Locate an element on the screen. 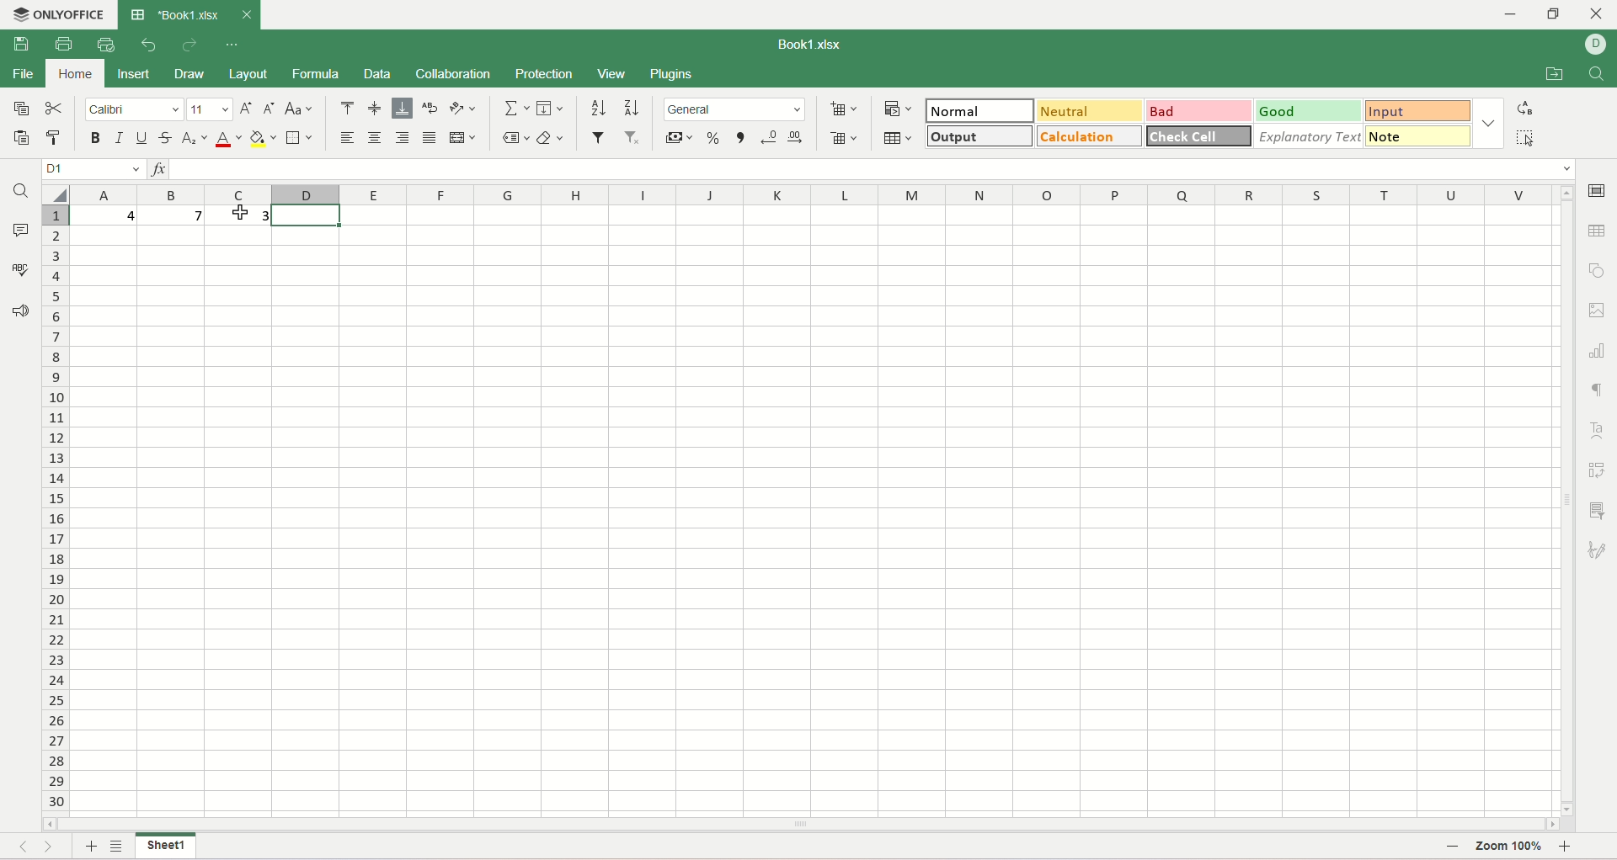  row number is located at coordinates (57, 504).